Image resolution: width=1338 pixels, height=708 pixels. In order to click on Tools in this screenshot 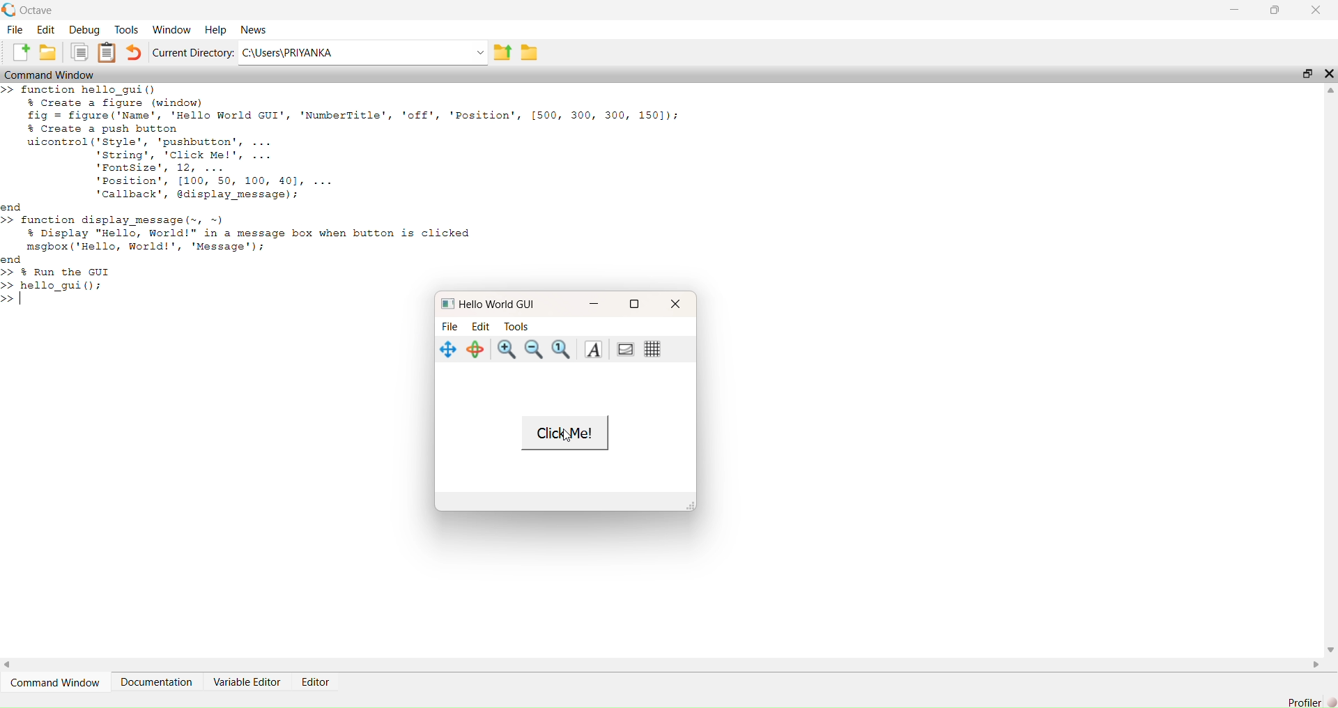, I will do `click(521, 325)`.